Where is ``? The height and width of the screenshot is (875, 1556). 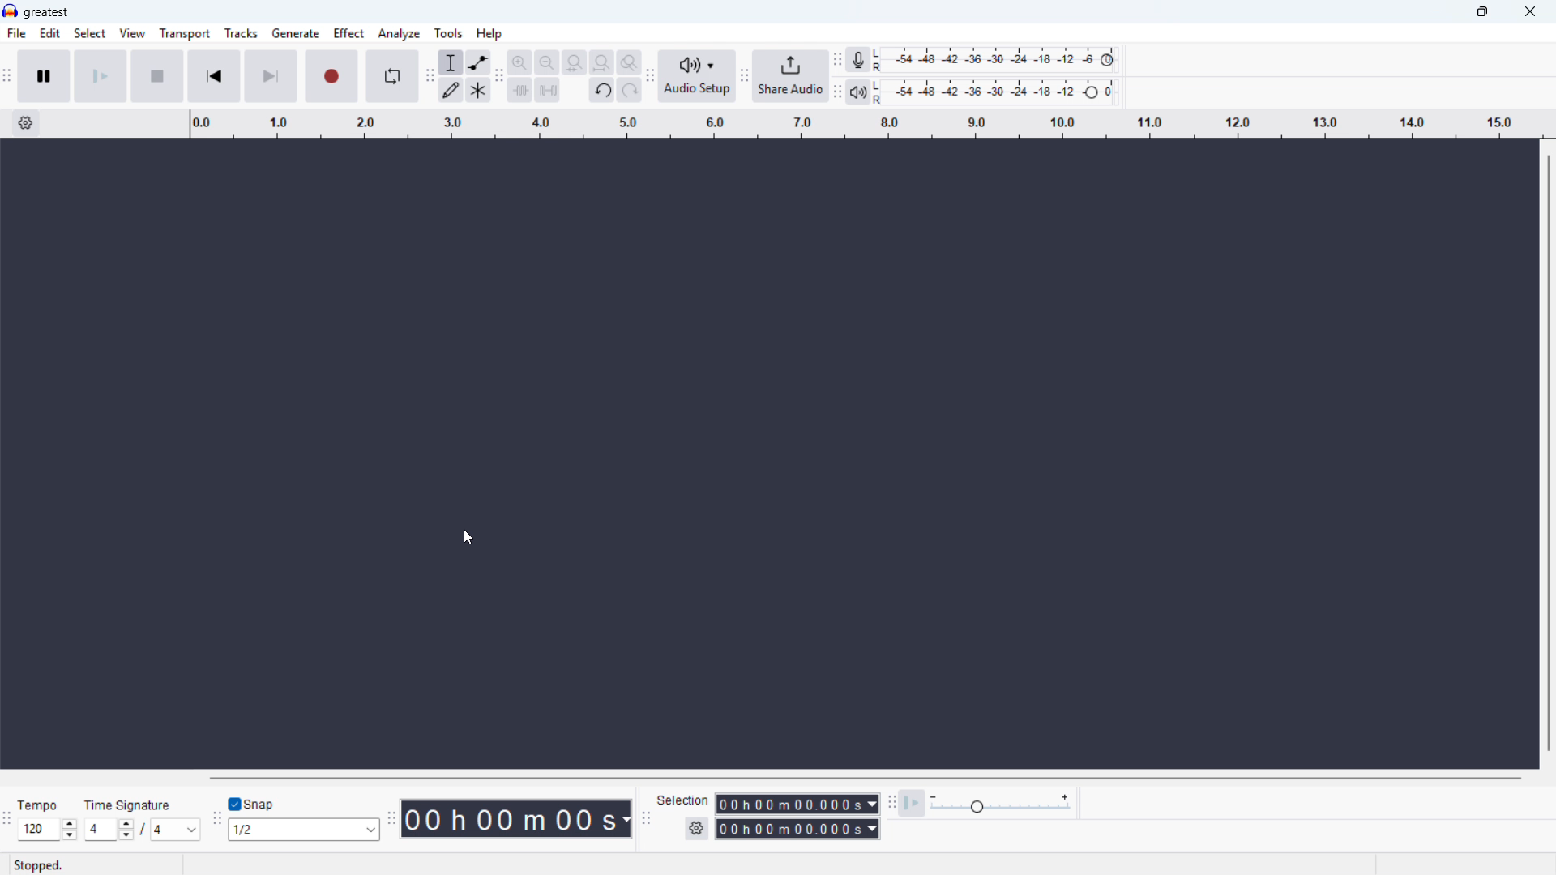  is located at coordinates (15, 32).